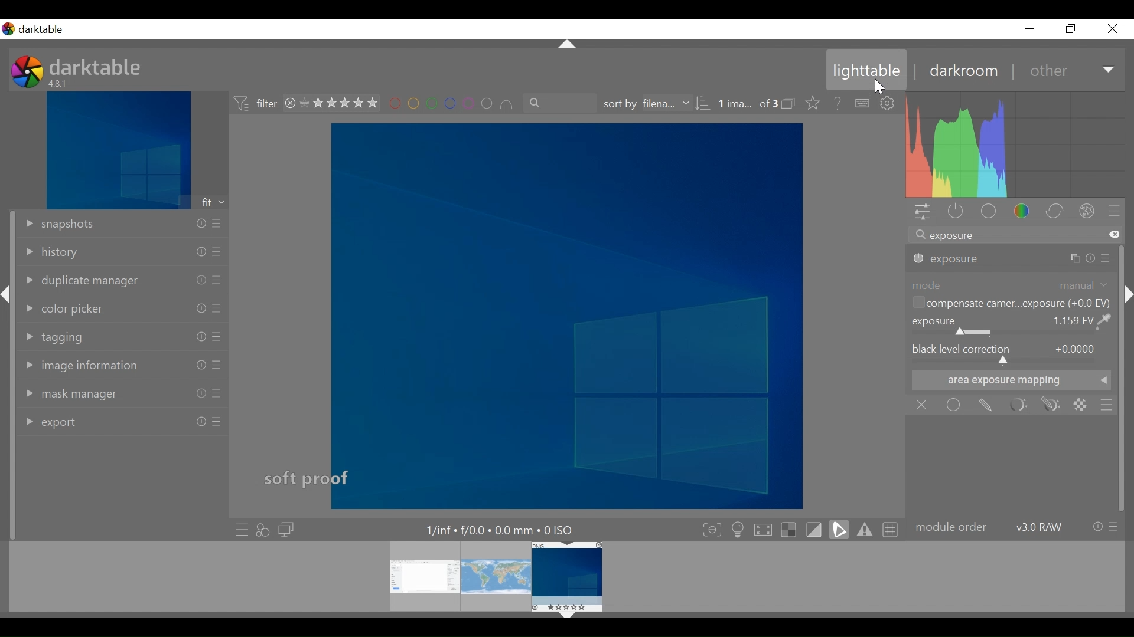 Image resolution: width=1134 pixels, height=637 pixels. Describe the element at coordinates (1097, 527) in the screenshot. I see `info` at that location.